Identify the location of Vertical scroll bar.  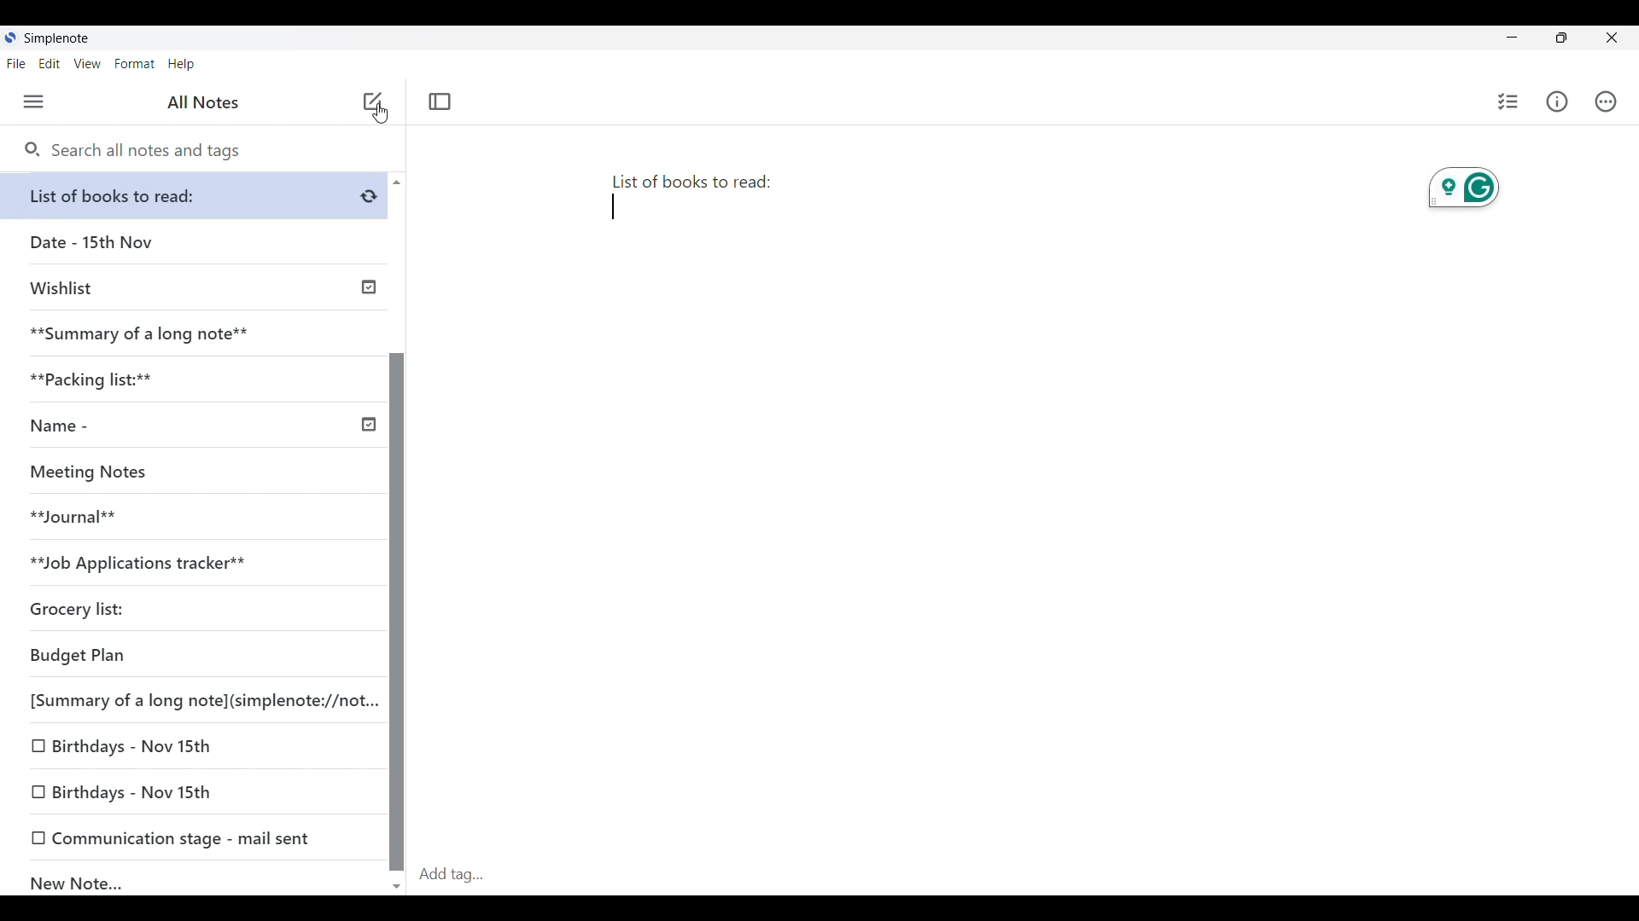
(396, 532).